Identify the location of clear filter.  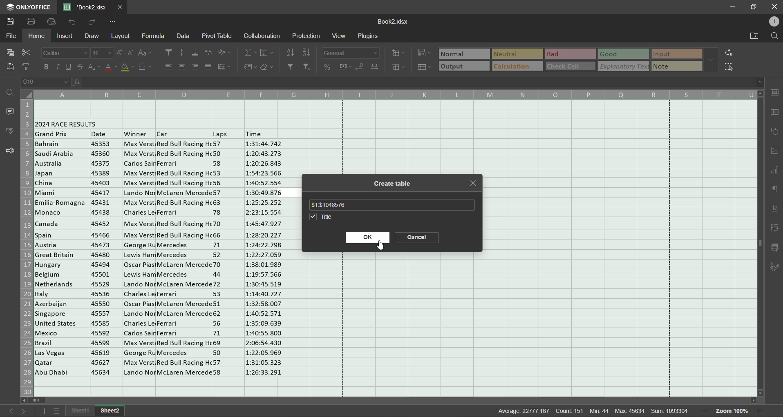
(307, 66).